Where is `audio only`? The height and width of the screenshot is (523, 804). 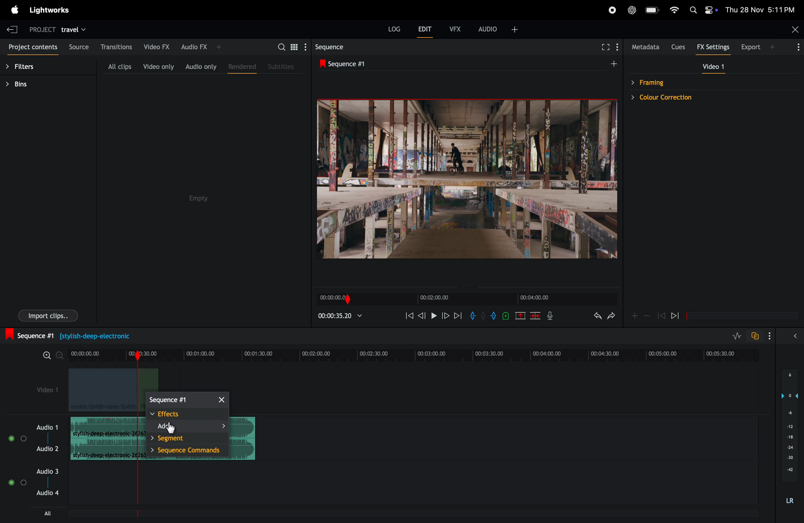 audio only is located at coordinates (201, 67).